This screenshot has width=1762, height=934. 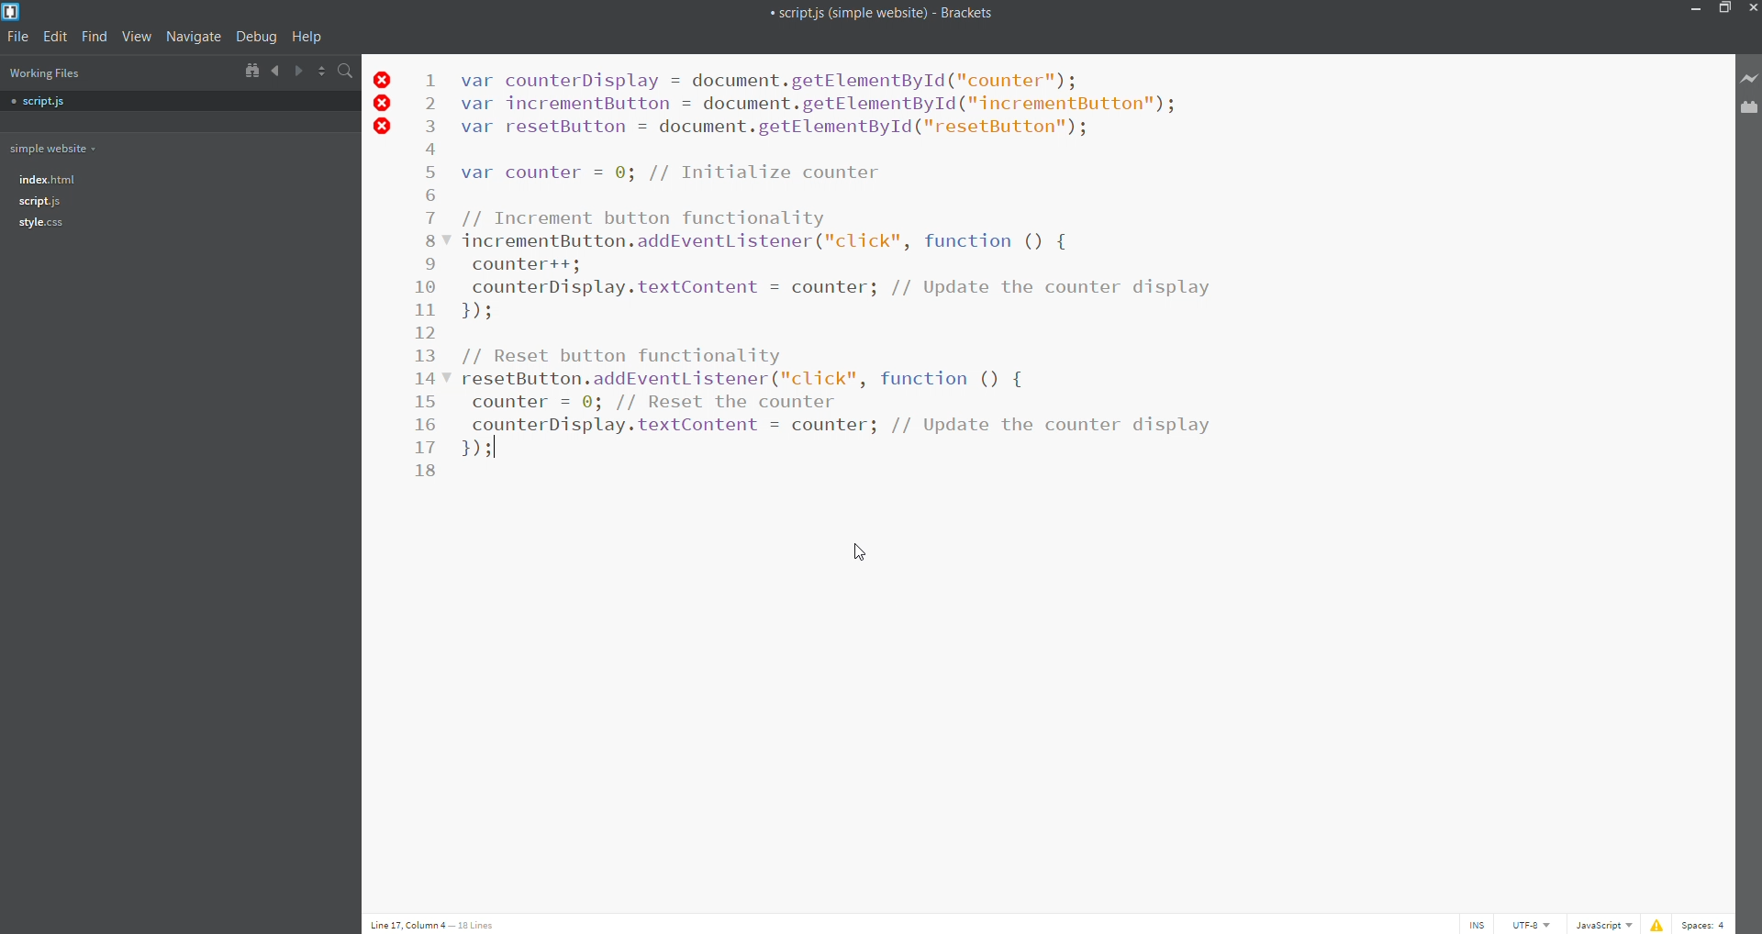 I want to click on maximize/restore, so click(x=1723, y=9).